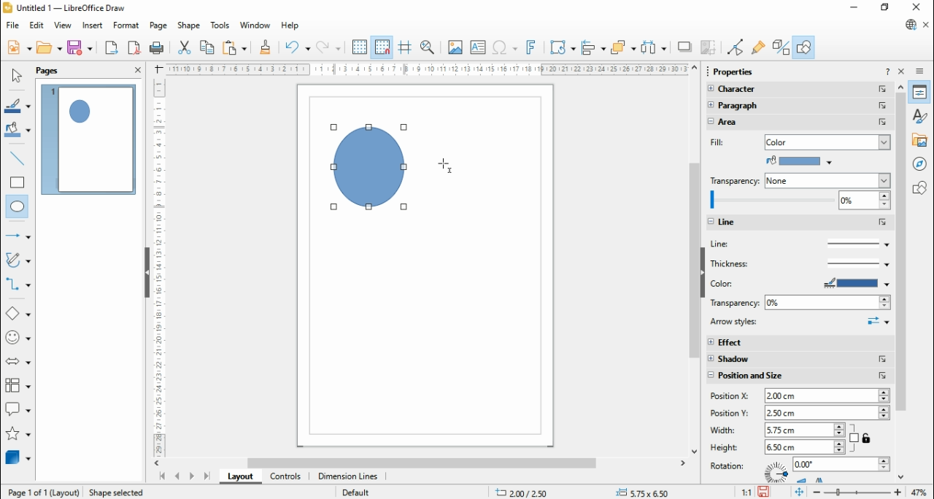 This screenshot has height=499, width=934. What do you see at coordinates (800, 160) in the screenshot?
I see `paint bucket color` at bounding box center [800, 160].